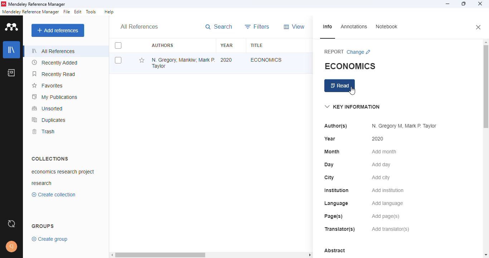 Image resolution: width=489 pixels, height=258 pixels. What do you see at coordinates (464, 4) in the screenshot?
I see `maximize` at bounding box center [464, 4].